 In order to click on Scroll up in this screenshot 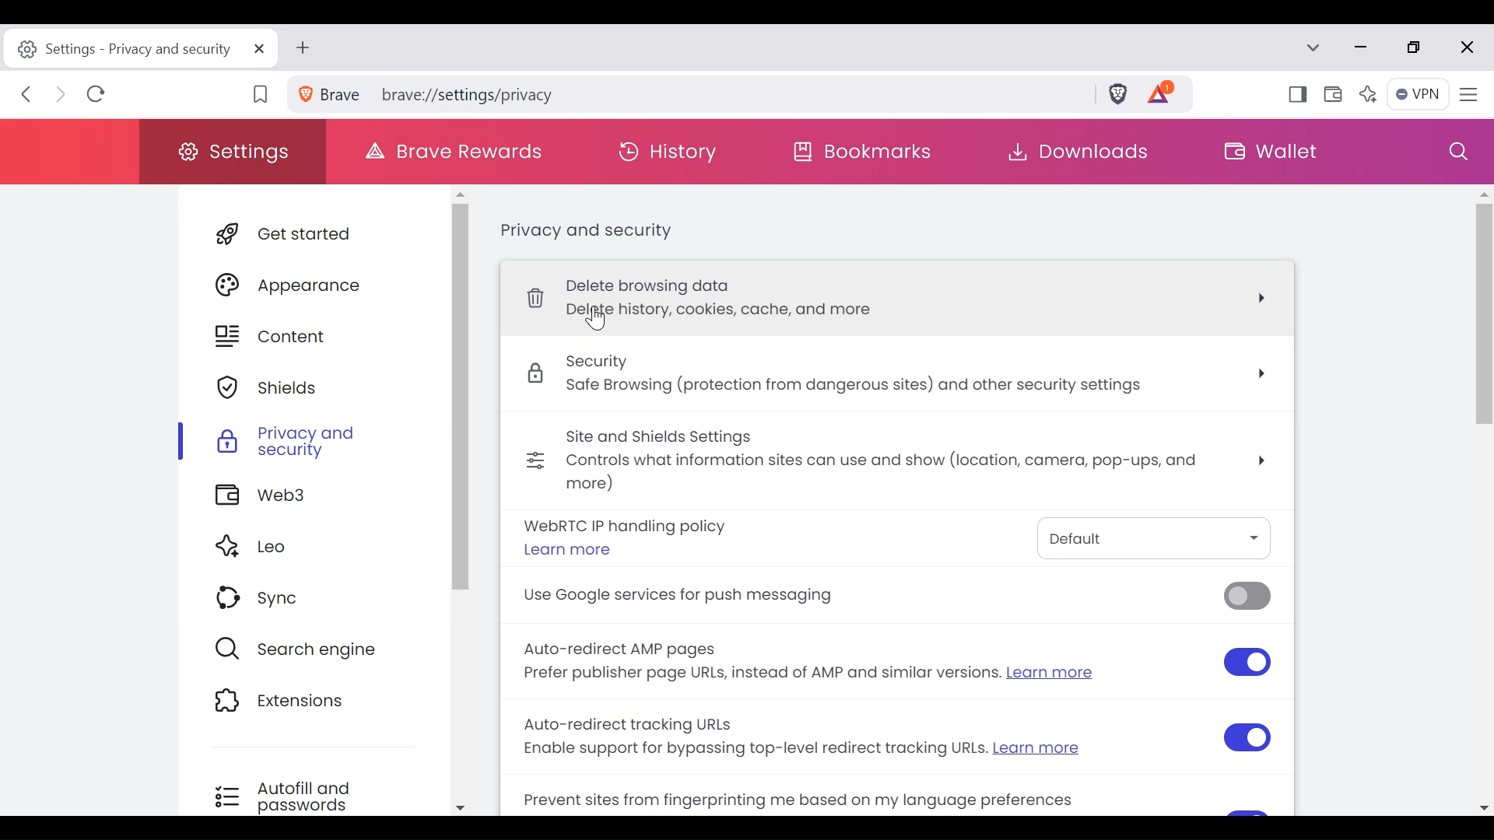, I will do `click(460, 192)`.